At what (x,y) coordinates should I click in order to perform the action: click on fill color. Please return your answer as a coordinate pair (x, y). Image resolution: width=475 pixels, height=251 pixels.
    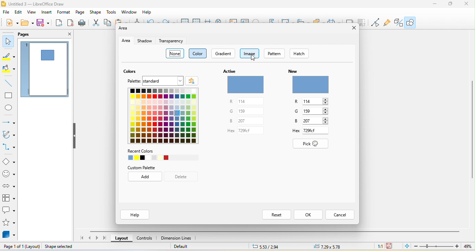
    Looking at the image, I should click on (9, 69).